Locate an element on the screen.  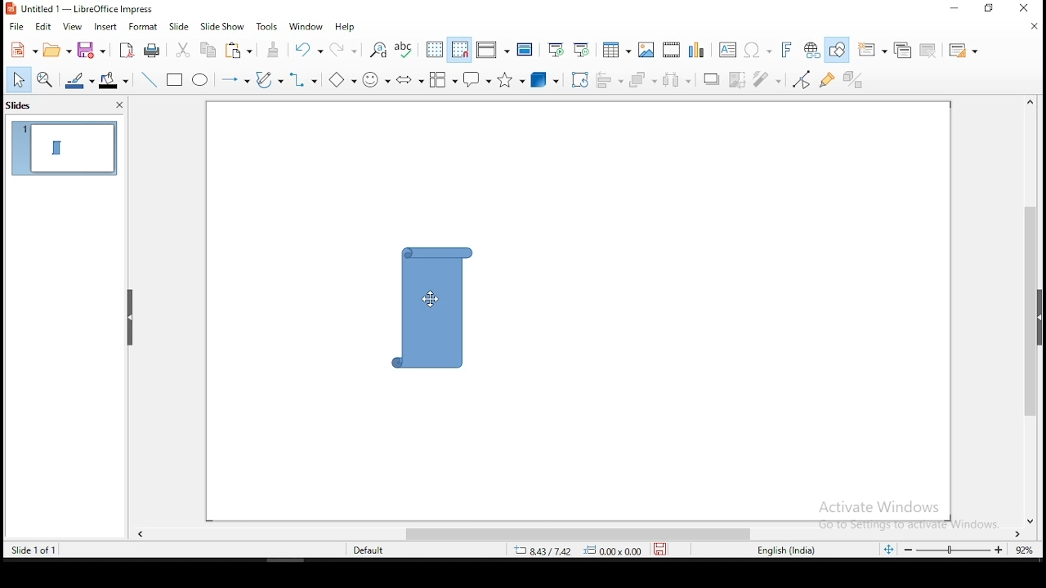
insert audio or video is located at coordinates (673, 49).